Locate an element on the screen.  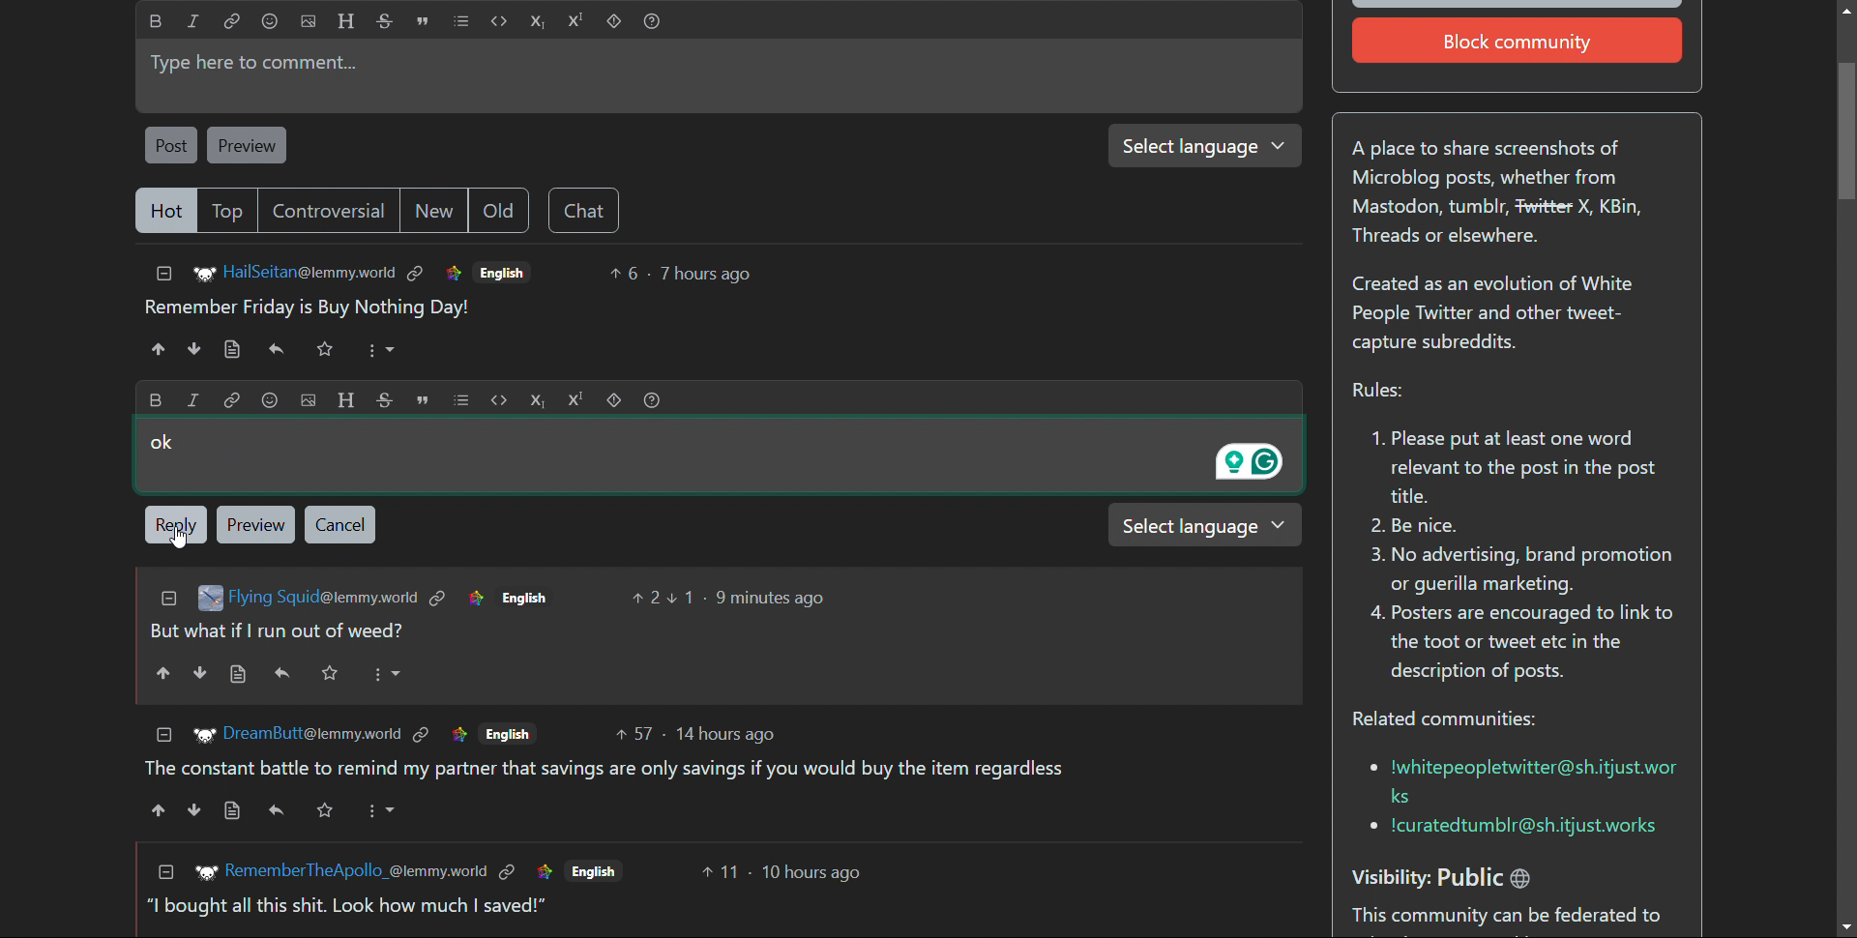
top is located at coordinates (230, 211).